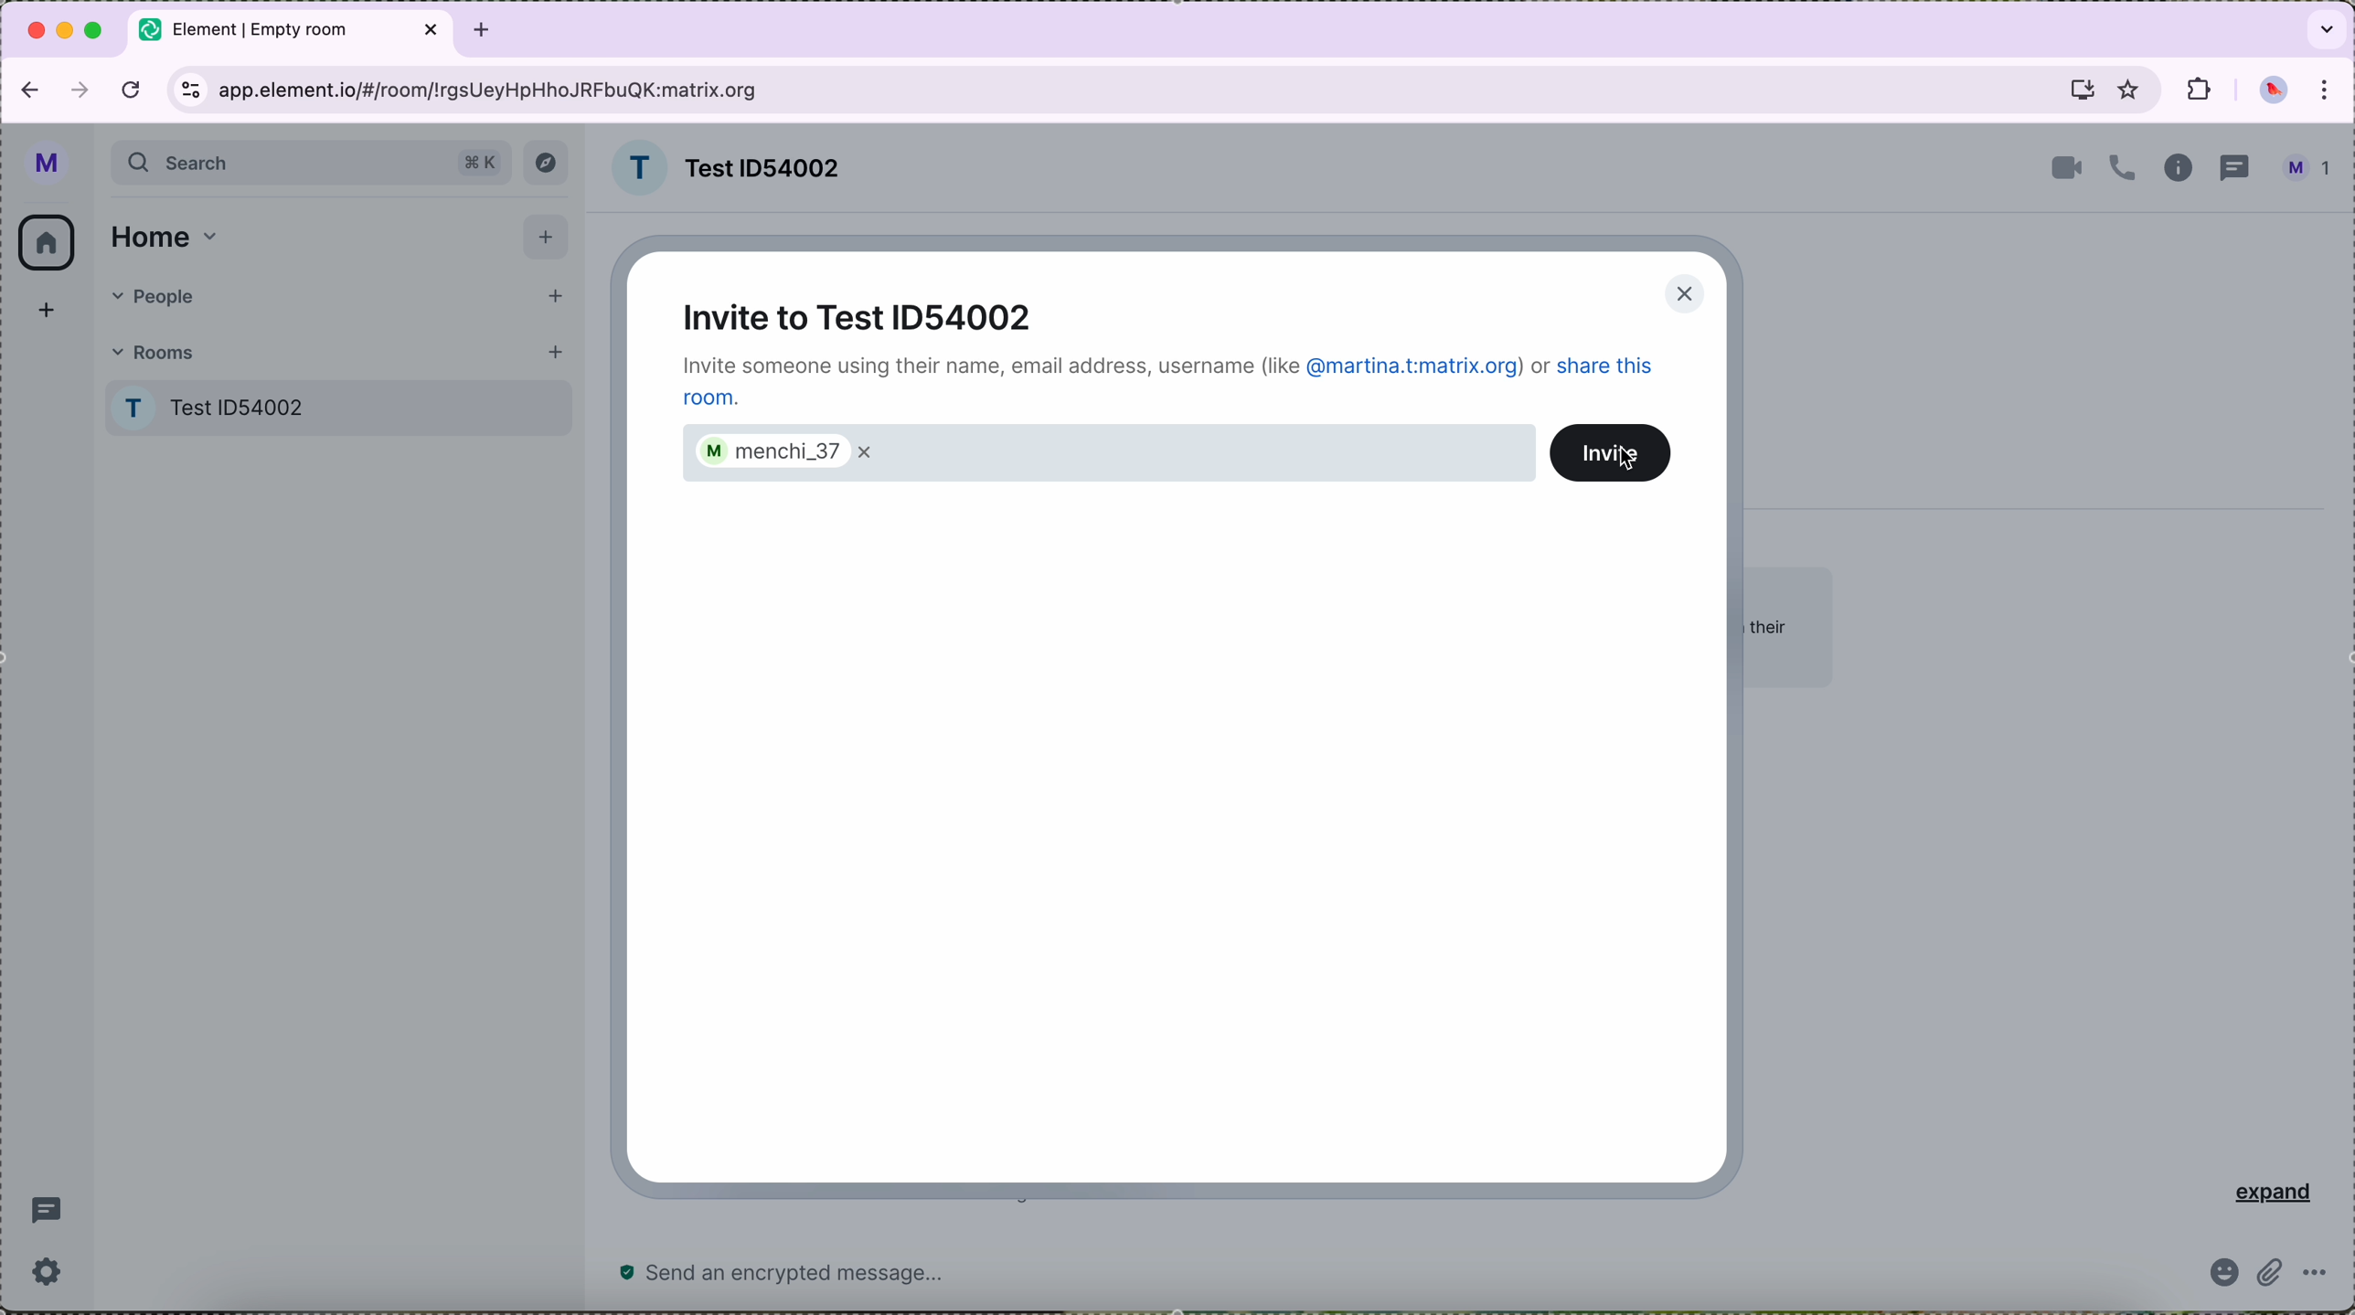 This screenshot has height=1315, width=2355. I want to click on URL, so click(491, 90).